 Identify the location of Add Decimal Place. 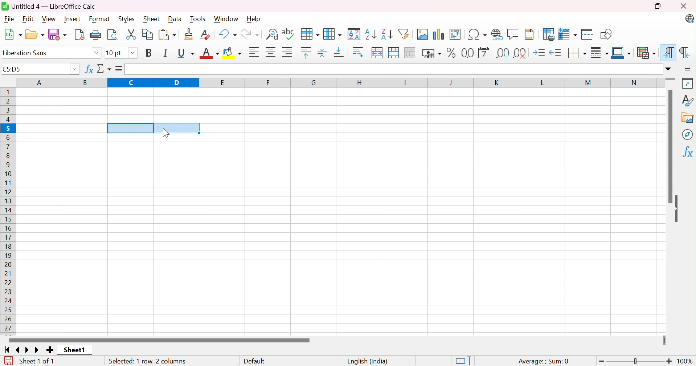
(502, 53).